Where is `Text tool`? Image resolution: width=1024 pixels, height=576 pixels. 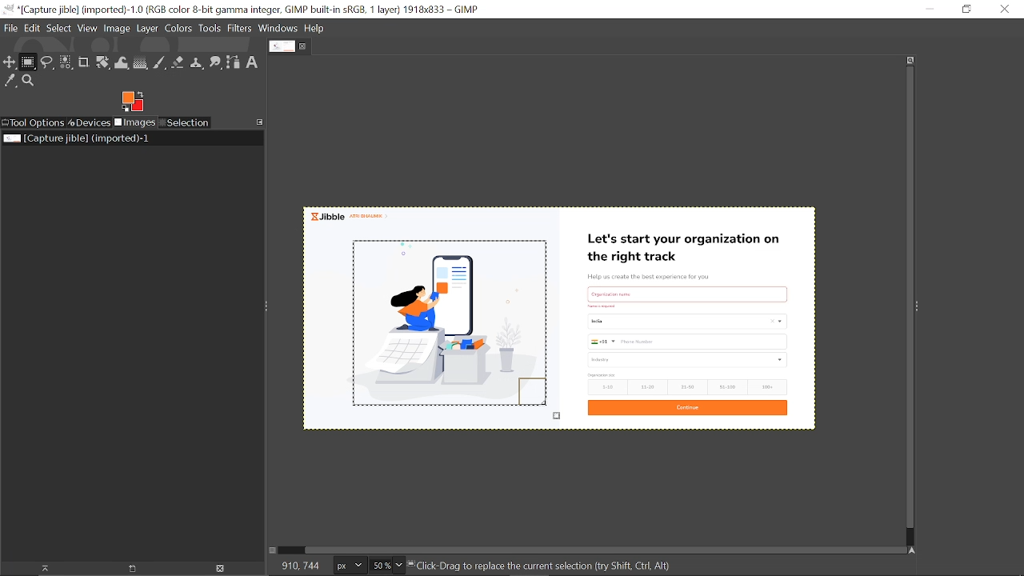 Text tool is located at coordinates (253, 62).